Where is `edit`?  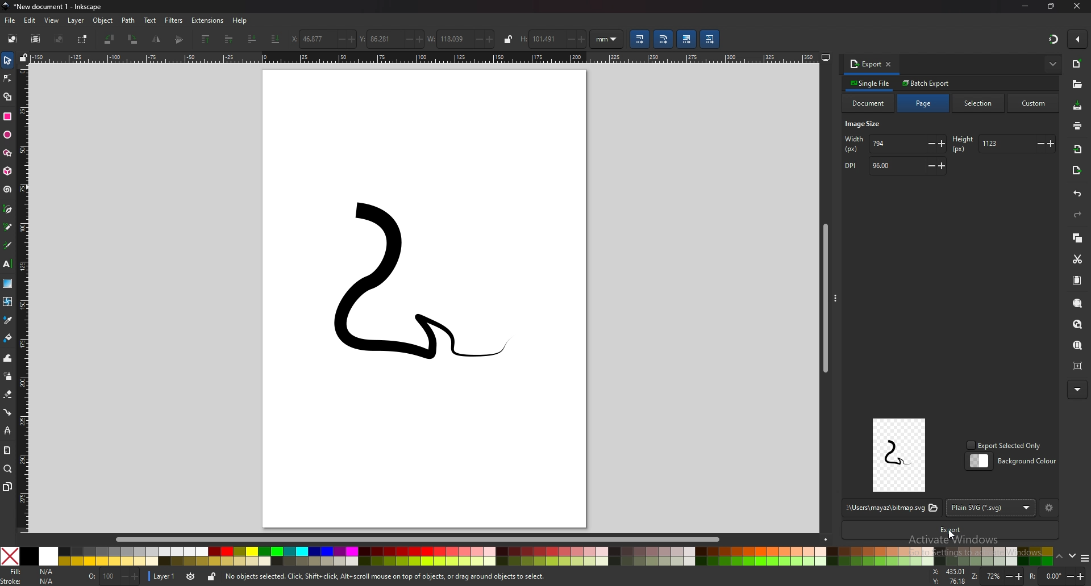
edit is located at coordinates (30, 20).